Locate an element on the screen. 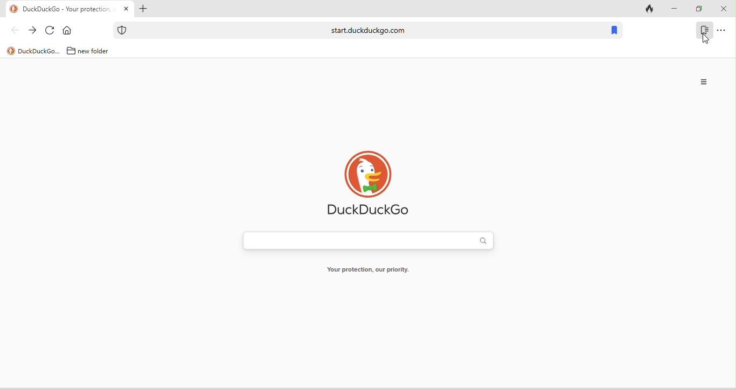 The height and width of the screenshot is (389, 736). icon is located at coordinates (11, 51).